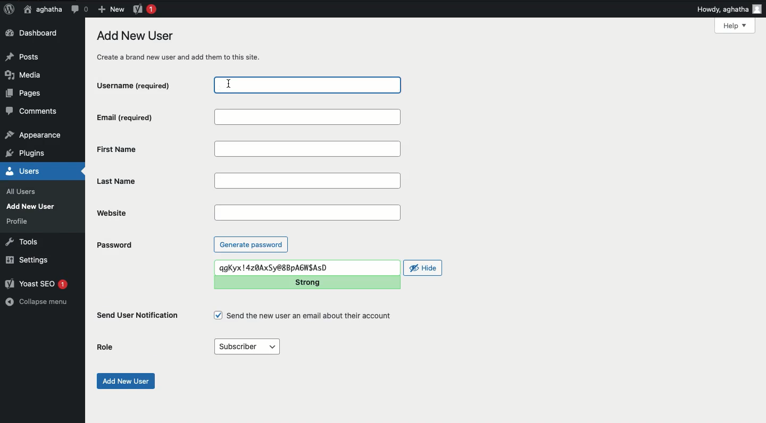 Image resolution: width=766 pixels, height=423 pixels. What do you see at coordinates (310, 149) in the screenshot?
I see `First name` at bounding box center [310, 149].